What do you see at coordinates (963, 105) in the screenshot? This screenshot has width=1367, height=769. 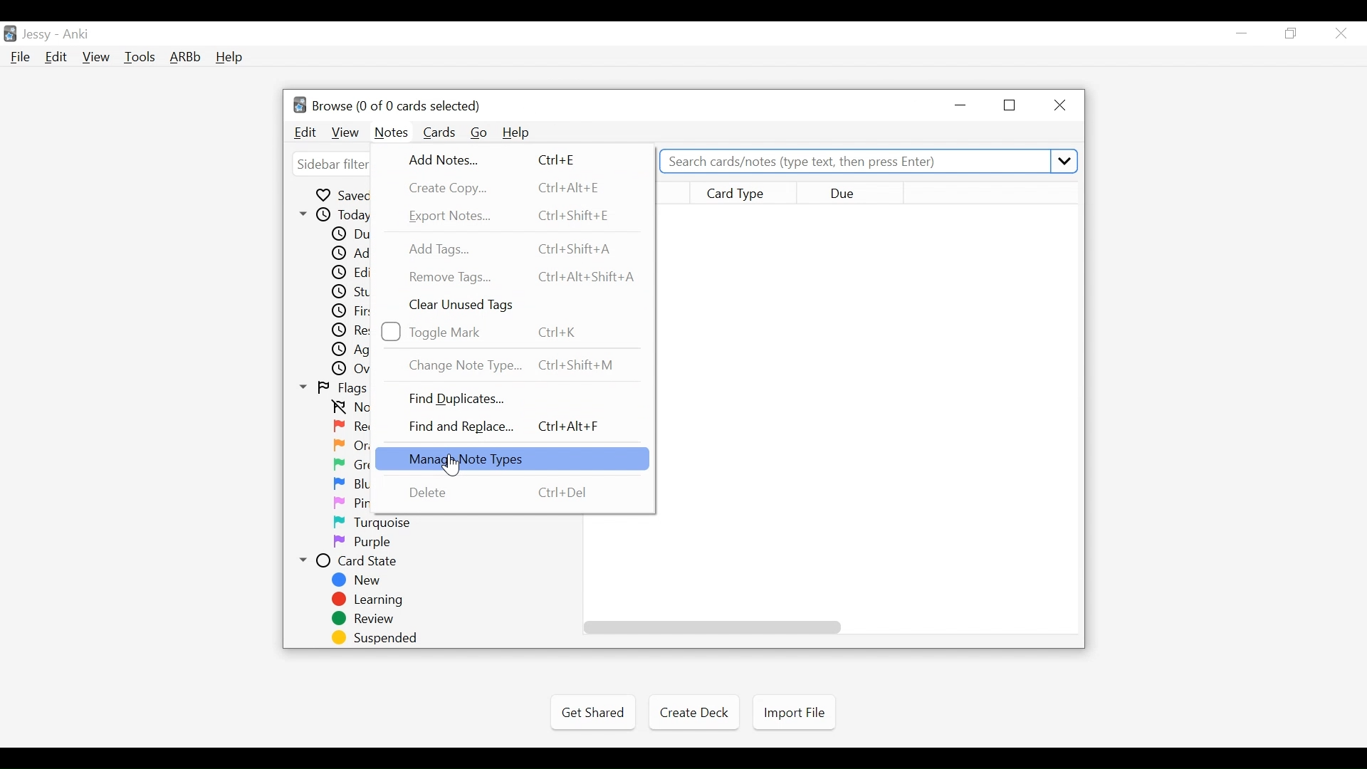 I see `minimize` at bounding box center [963, 105].